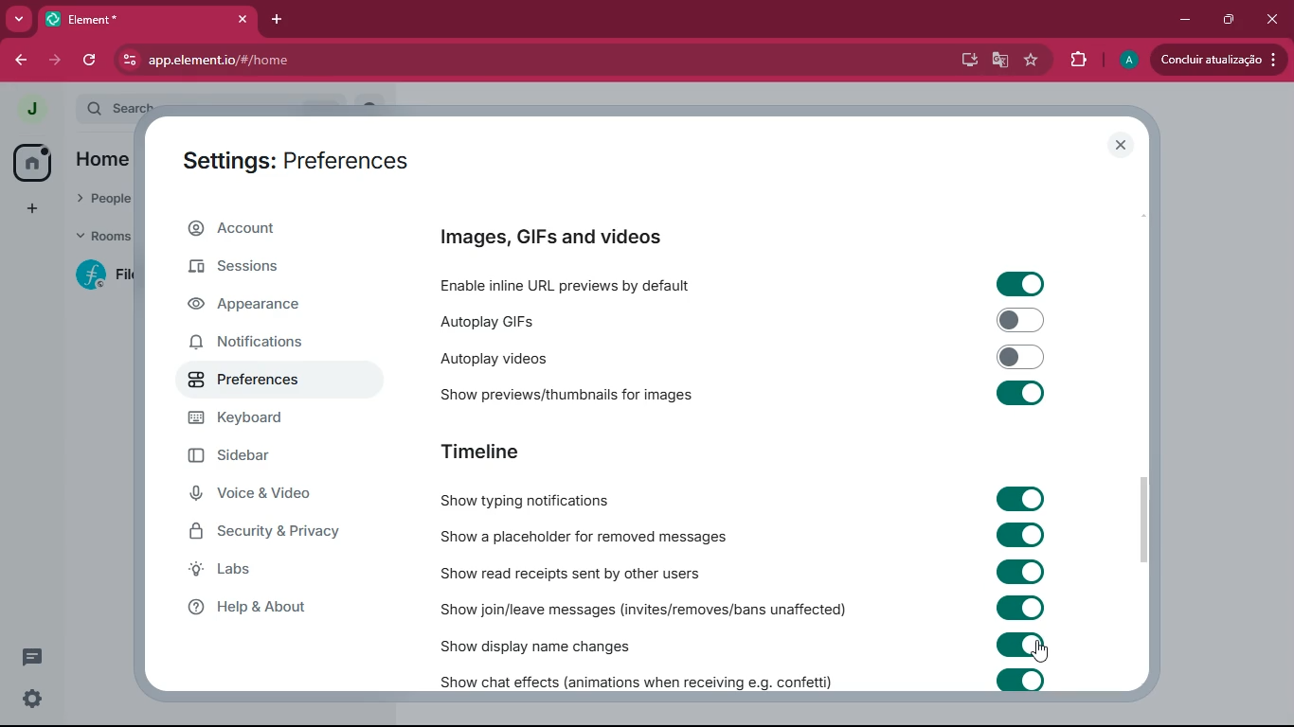 Image resolution: width=1294 pixels, height=727 pixels. Describe the element at coordinates (1129, 60) in the screenshot. I see `profile picture` at that location.